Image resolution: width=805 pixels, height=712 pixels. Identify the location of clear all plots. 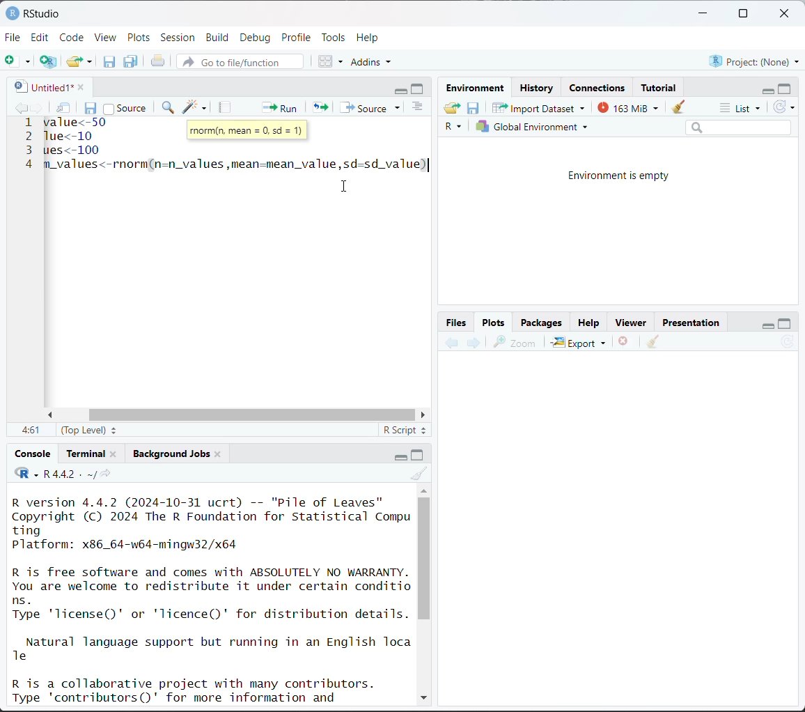
(653, 342).